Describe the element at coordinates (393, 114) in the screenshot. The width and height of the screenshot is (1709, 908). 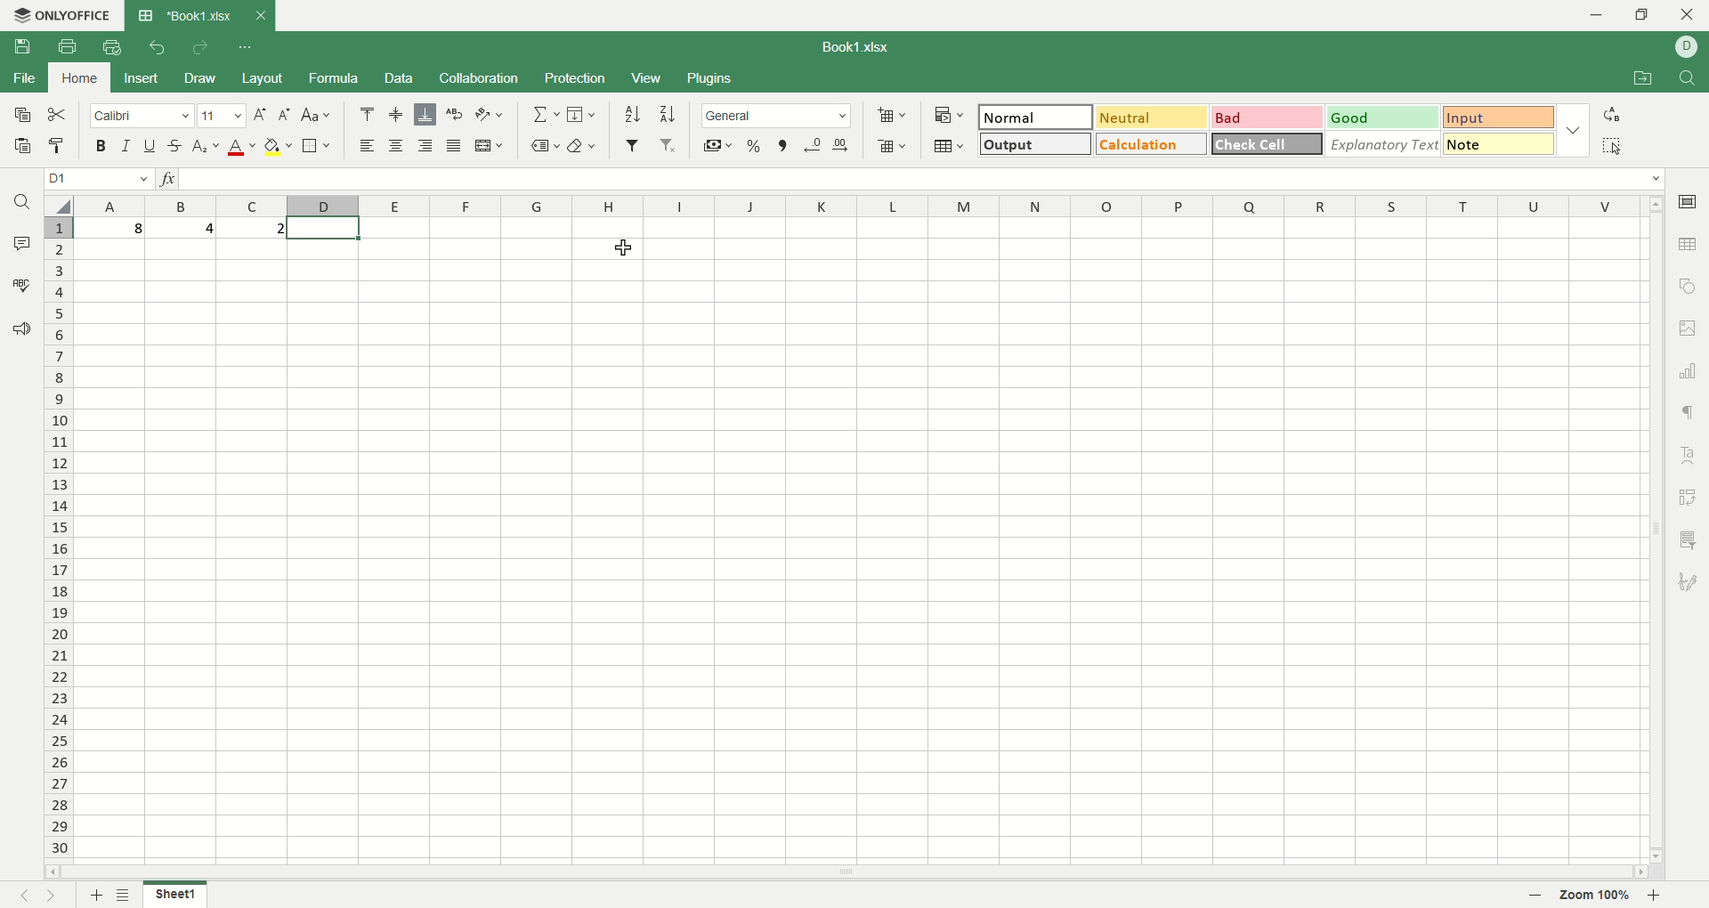
I see `align middle` at that location.